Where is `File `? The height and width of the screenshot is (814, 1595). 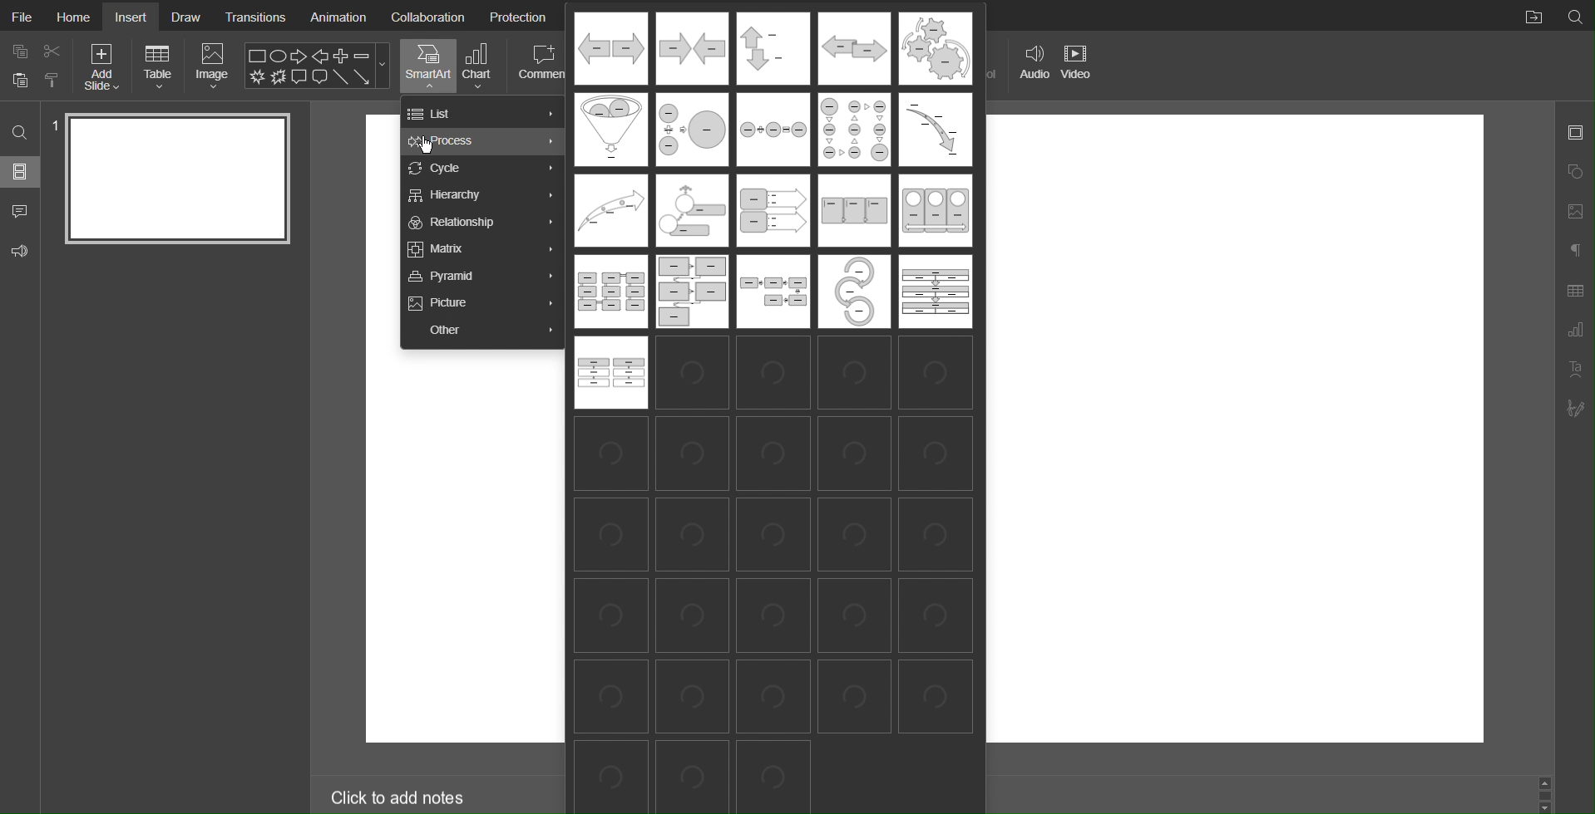
File  is located at coordinates (20, 15).